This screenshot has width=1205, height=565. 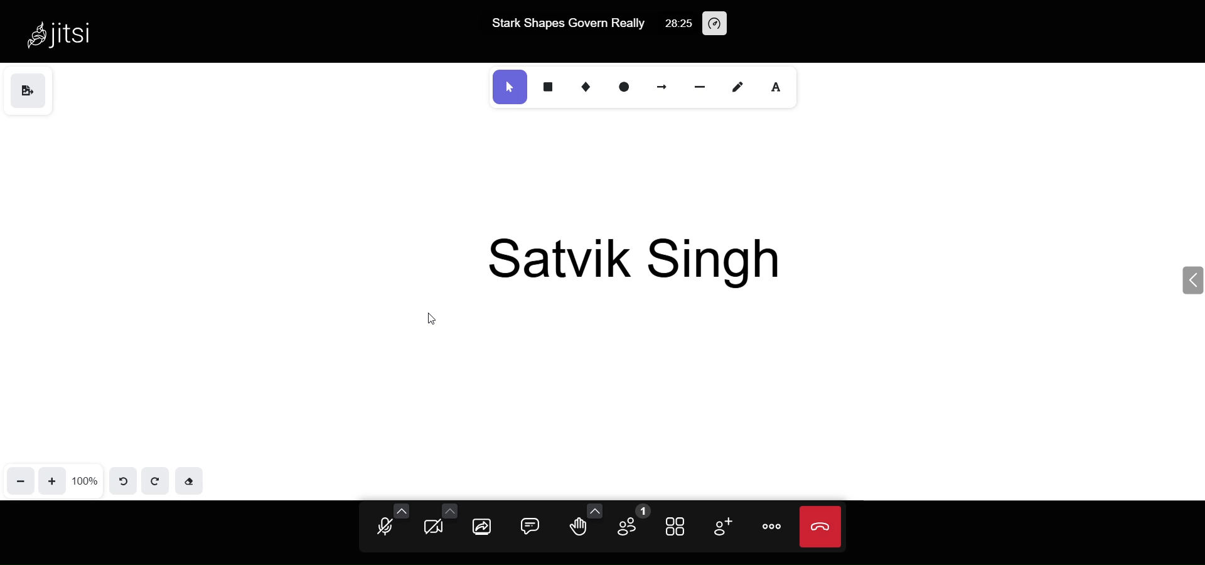 I want to click on Jitsi, so click(x=67, y=33).